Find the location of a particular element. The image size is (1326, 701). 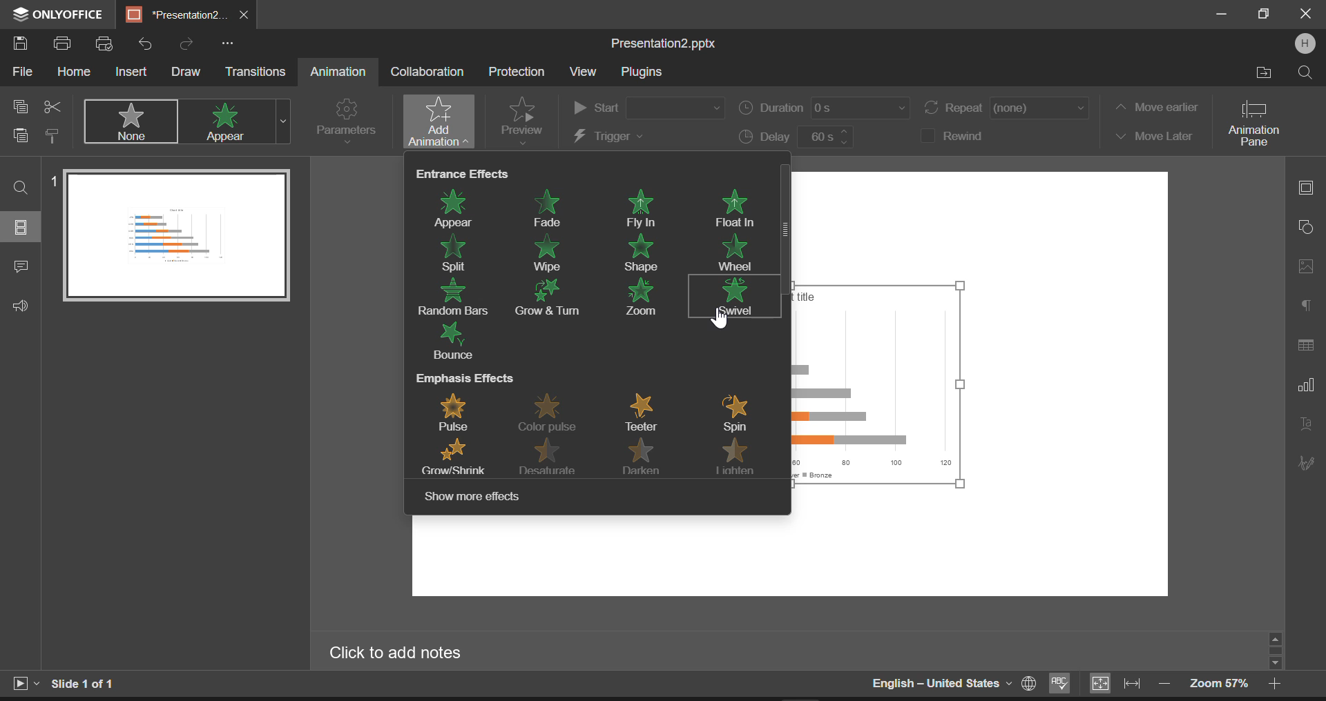

Trigger is located at coordinates (646, 137).